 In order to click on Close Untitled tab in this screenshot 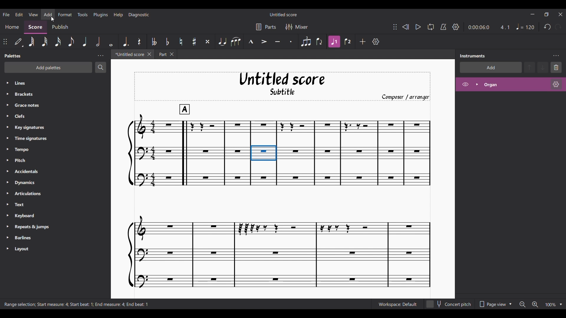, I will do `click(149, 54)`.